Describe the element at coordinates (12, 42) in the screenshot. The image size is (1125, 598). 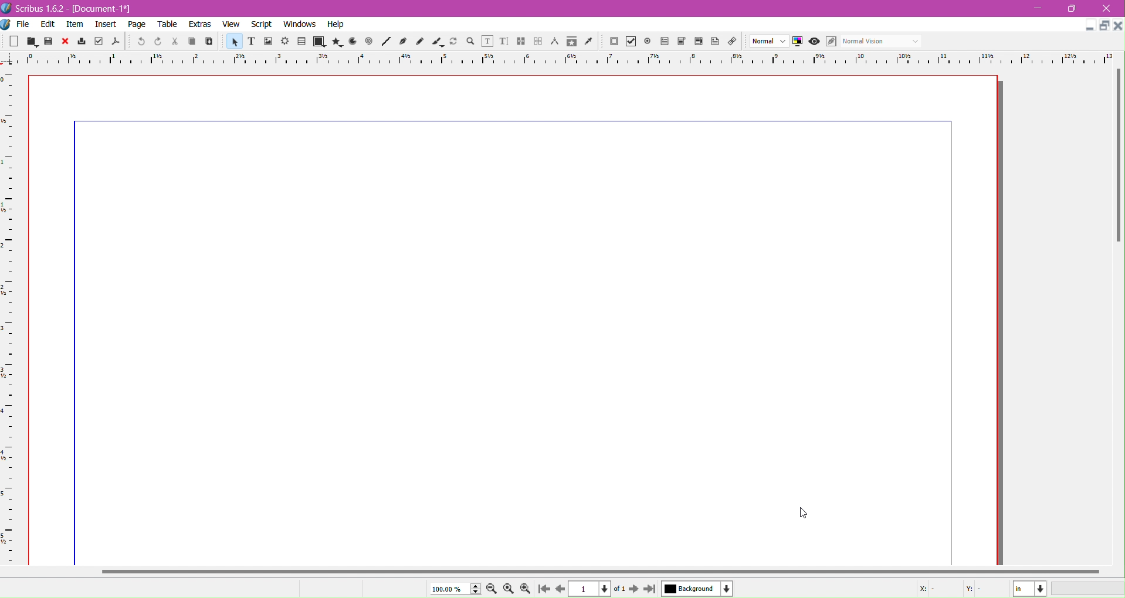
I see `new` at that location.